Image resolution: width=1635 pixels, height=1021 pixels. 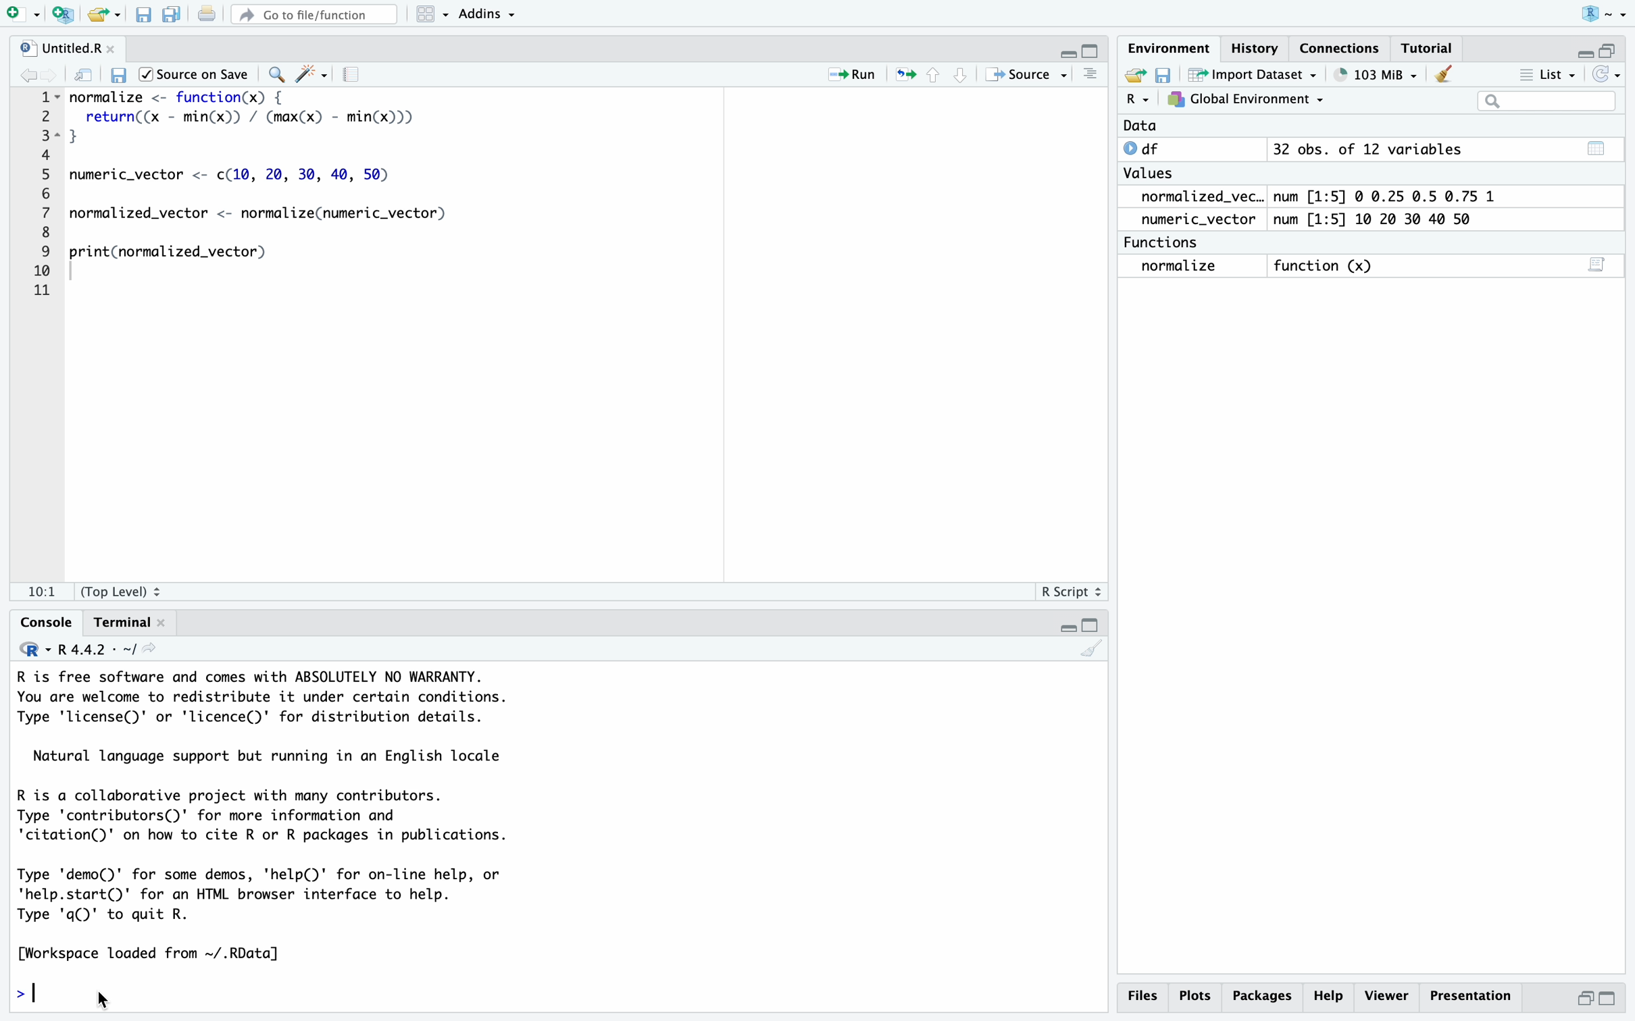 What do you see at coordinates (94, 650) in the screenshot?
I see `R.4.4.2~/` at bounding box center [94, 650].